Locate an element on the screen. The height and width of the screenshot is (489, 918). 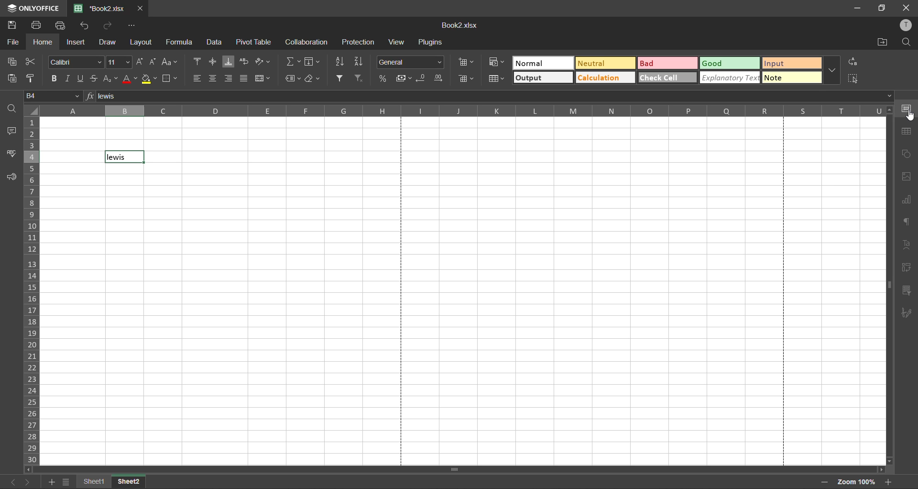
sheet 1 is located at coordinates (94, 483).